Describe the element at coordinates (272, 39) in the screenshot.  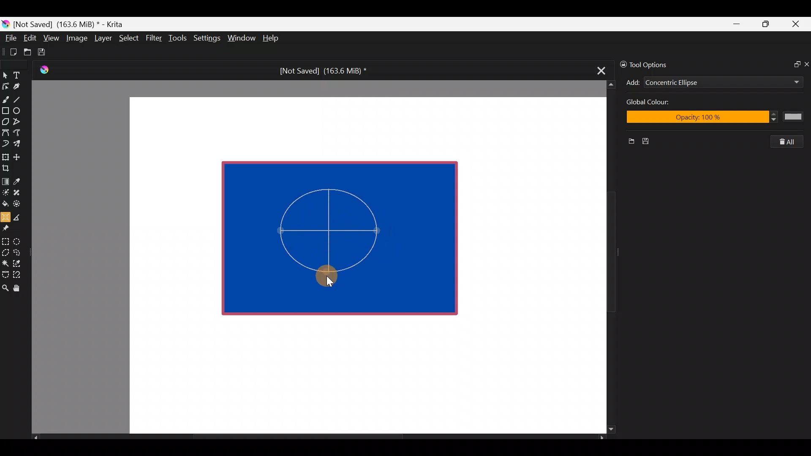
I see `Help` at that location.